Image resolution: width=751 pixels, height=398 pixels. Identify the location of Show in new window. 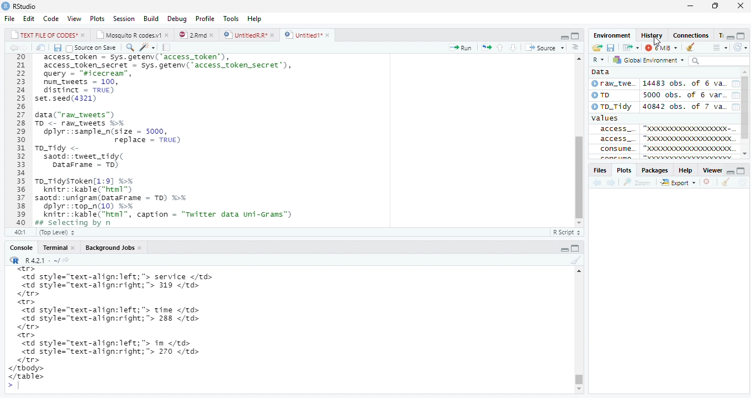
(628, 48).